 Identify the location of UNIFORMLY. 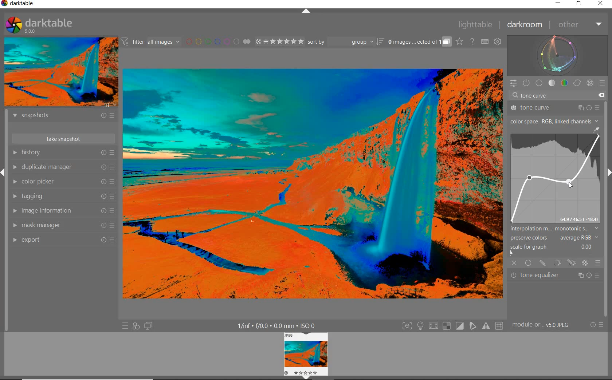
(528, 263).